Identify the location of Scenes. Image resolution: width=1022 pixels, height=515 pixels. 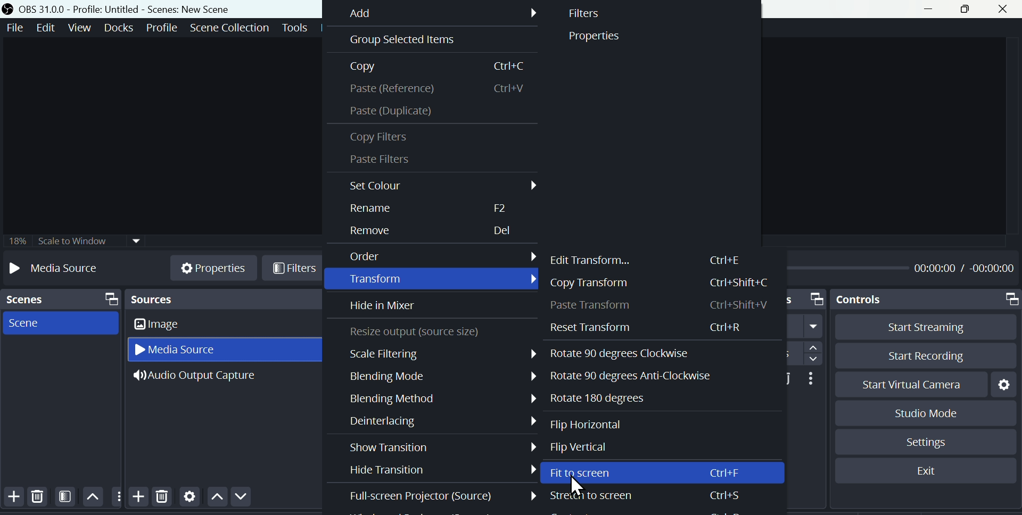
(60, 300).